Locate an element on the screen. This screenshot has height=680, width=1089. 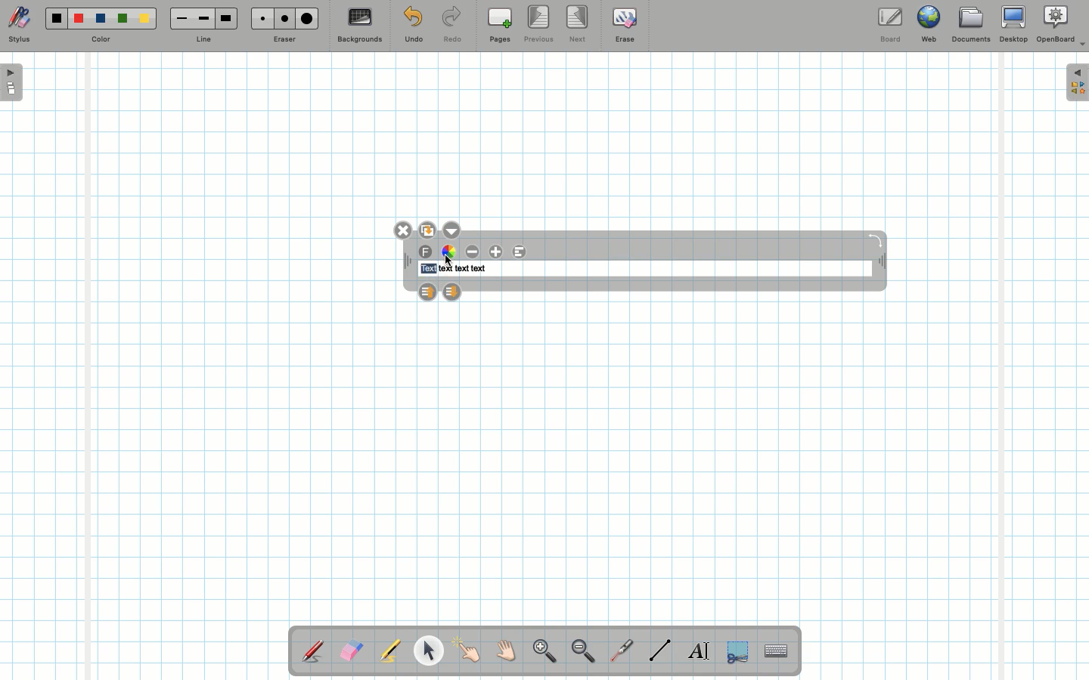
Eraser is located at coordinates (351, 652).